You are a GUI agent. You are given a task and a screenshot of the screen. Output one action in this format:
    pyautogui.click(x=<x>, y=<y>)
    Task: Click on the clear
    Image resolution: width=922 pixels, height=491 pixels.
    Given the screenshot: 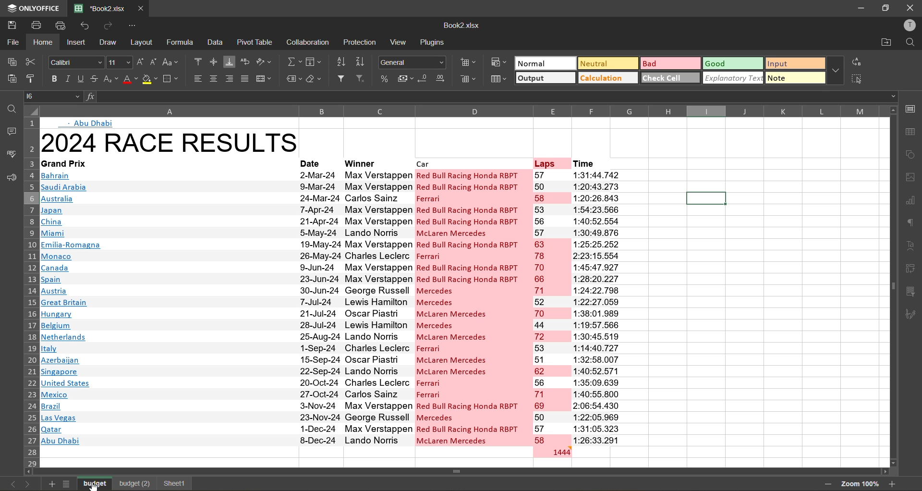 What is the action you would take?
    pyautogui.click(x=317, y=80)
    